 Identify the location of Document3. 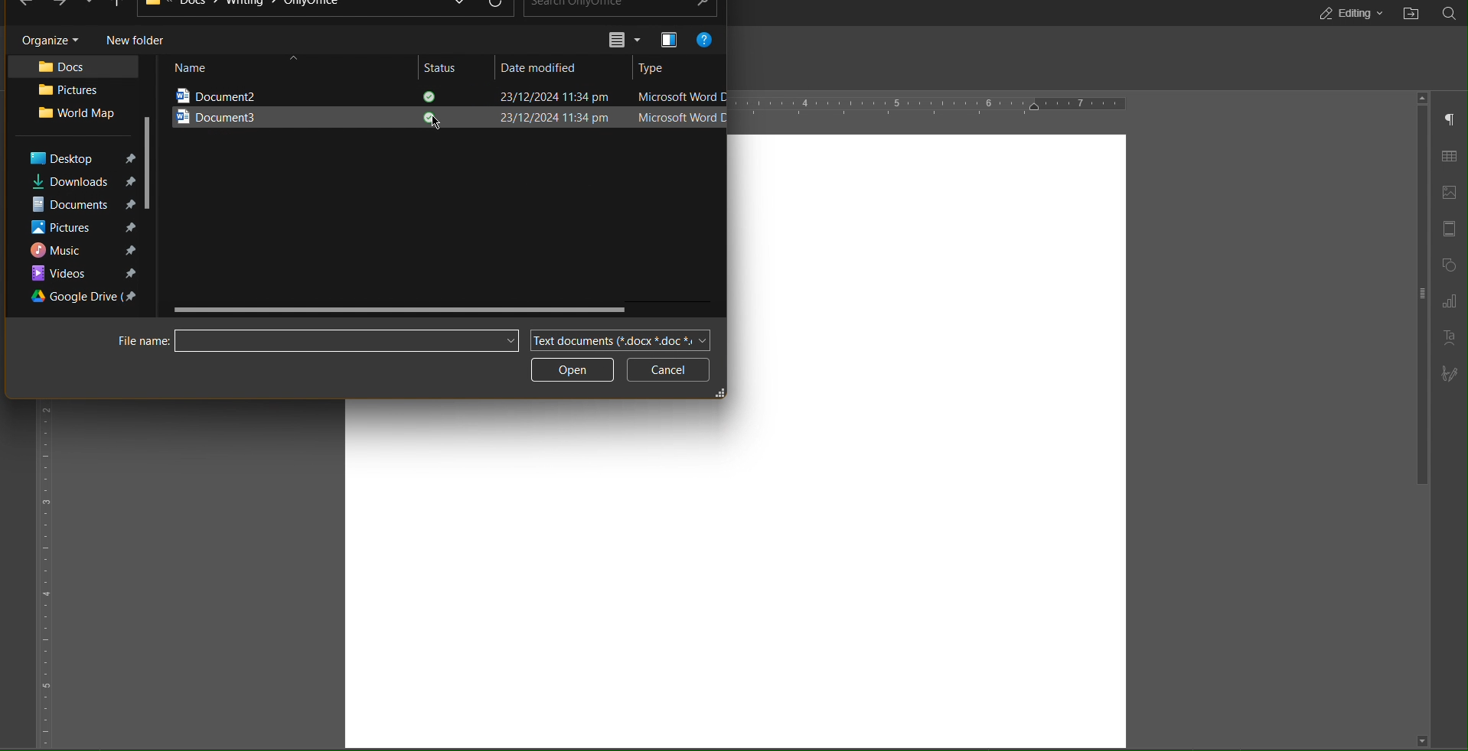
(267, 117).